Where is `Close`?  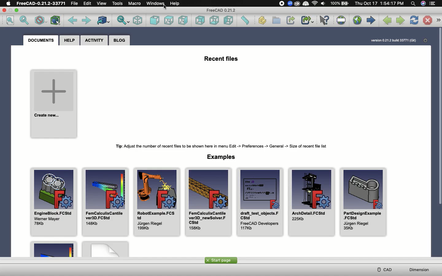 Close is located at coordinates (5, 10).